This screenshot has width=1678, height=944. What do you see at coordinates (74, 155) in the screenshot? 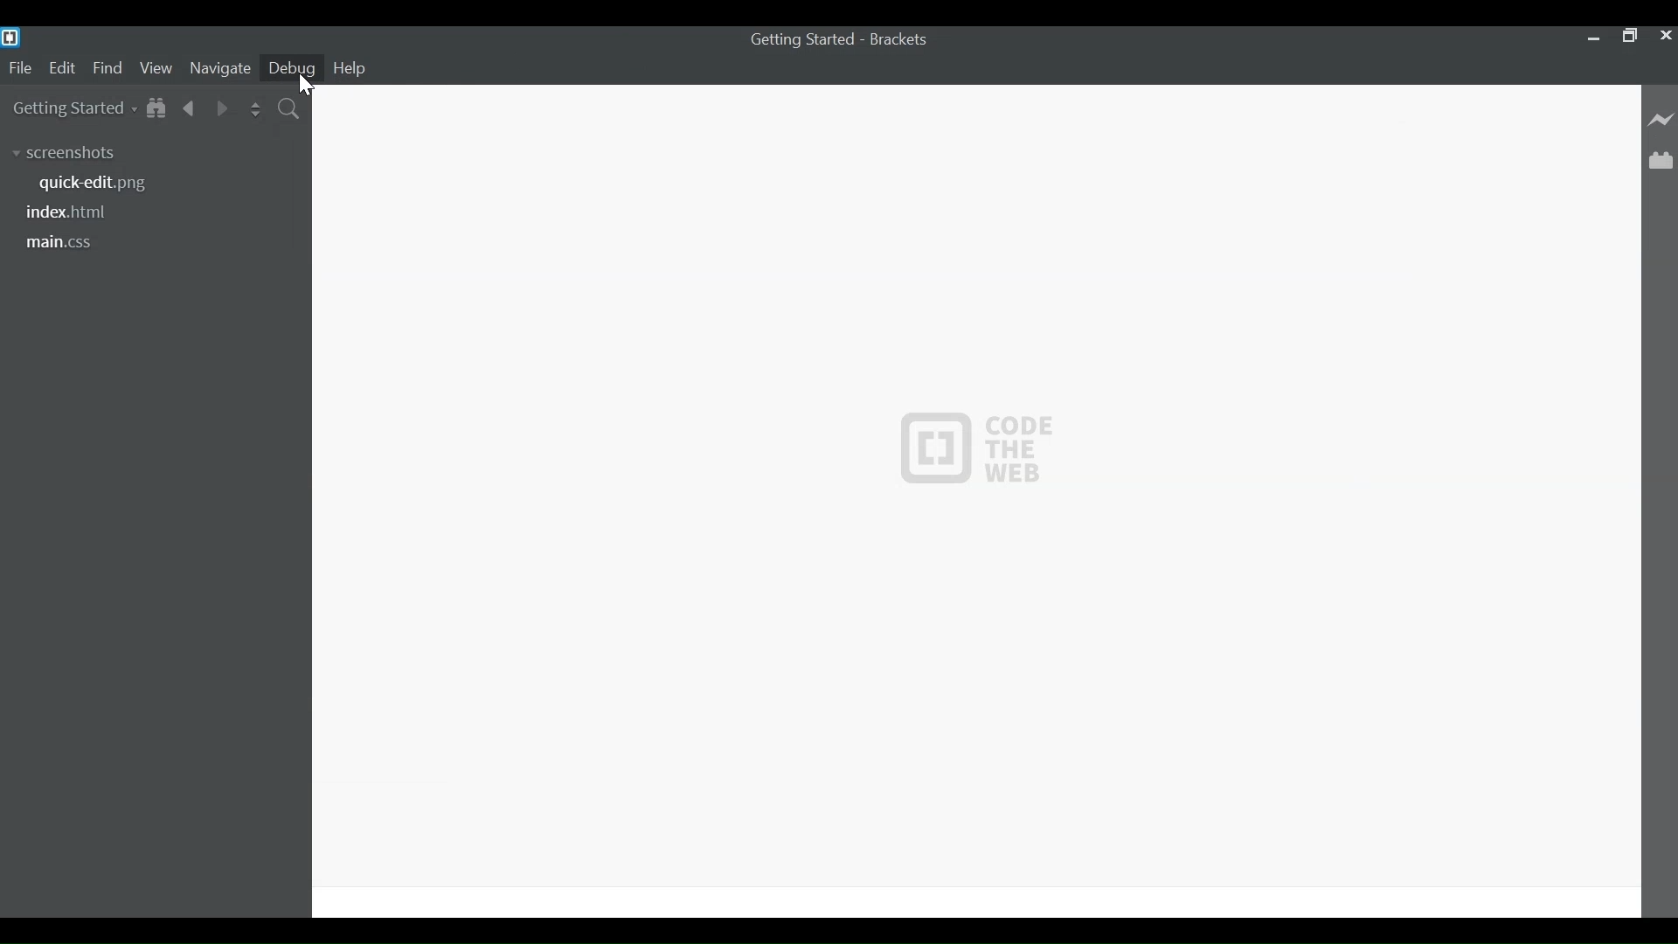
I see `screenshot` at bounding box center [74, 155].